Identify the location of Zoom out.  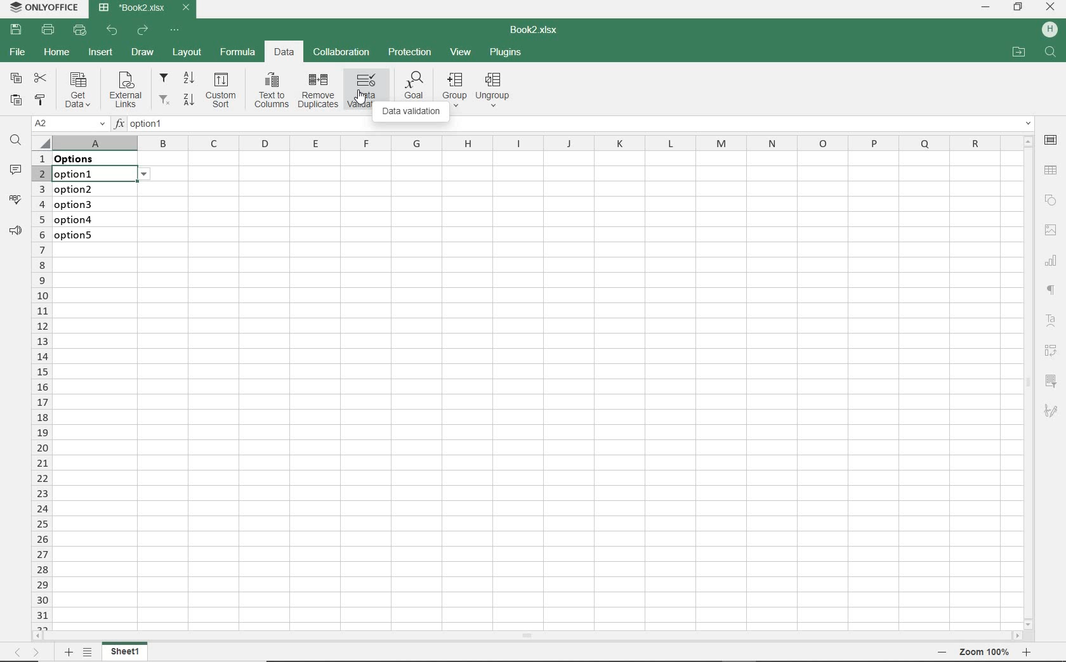
(938, 653).